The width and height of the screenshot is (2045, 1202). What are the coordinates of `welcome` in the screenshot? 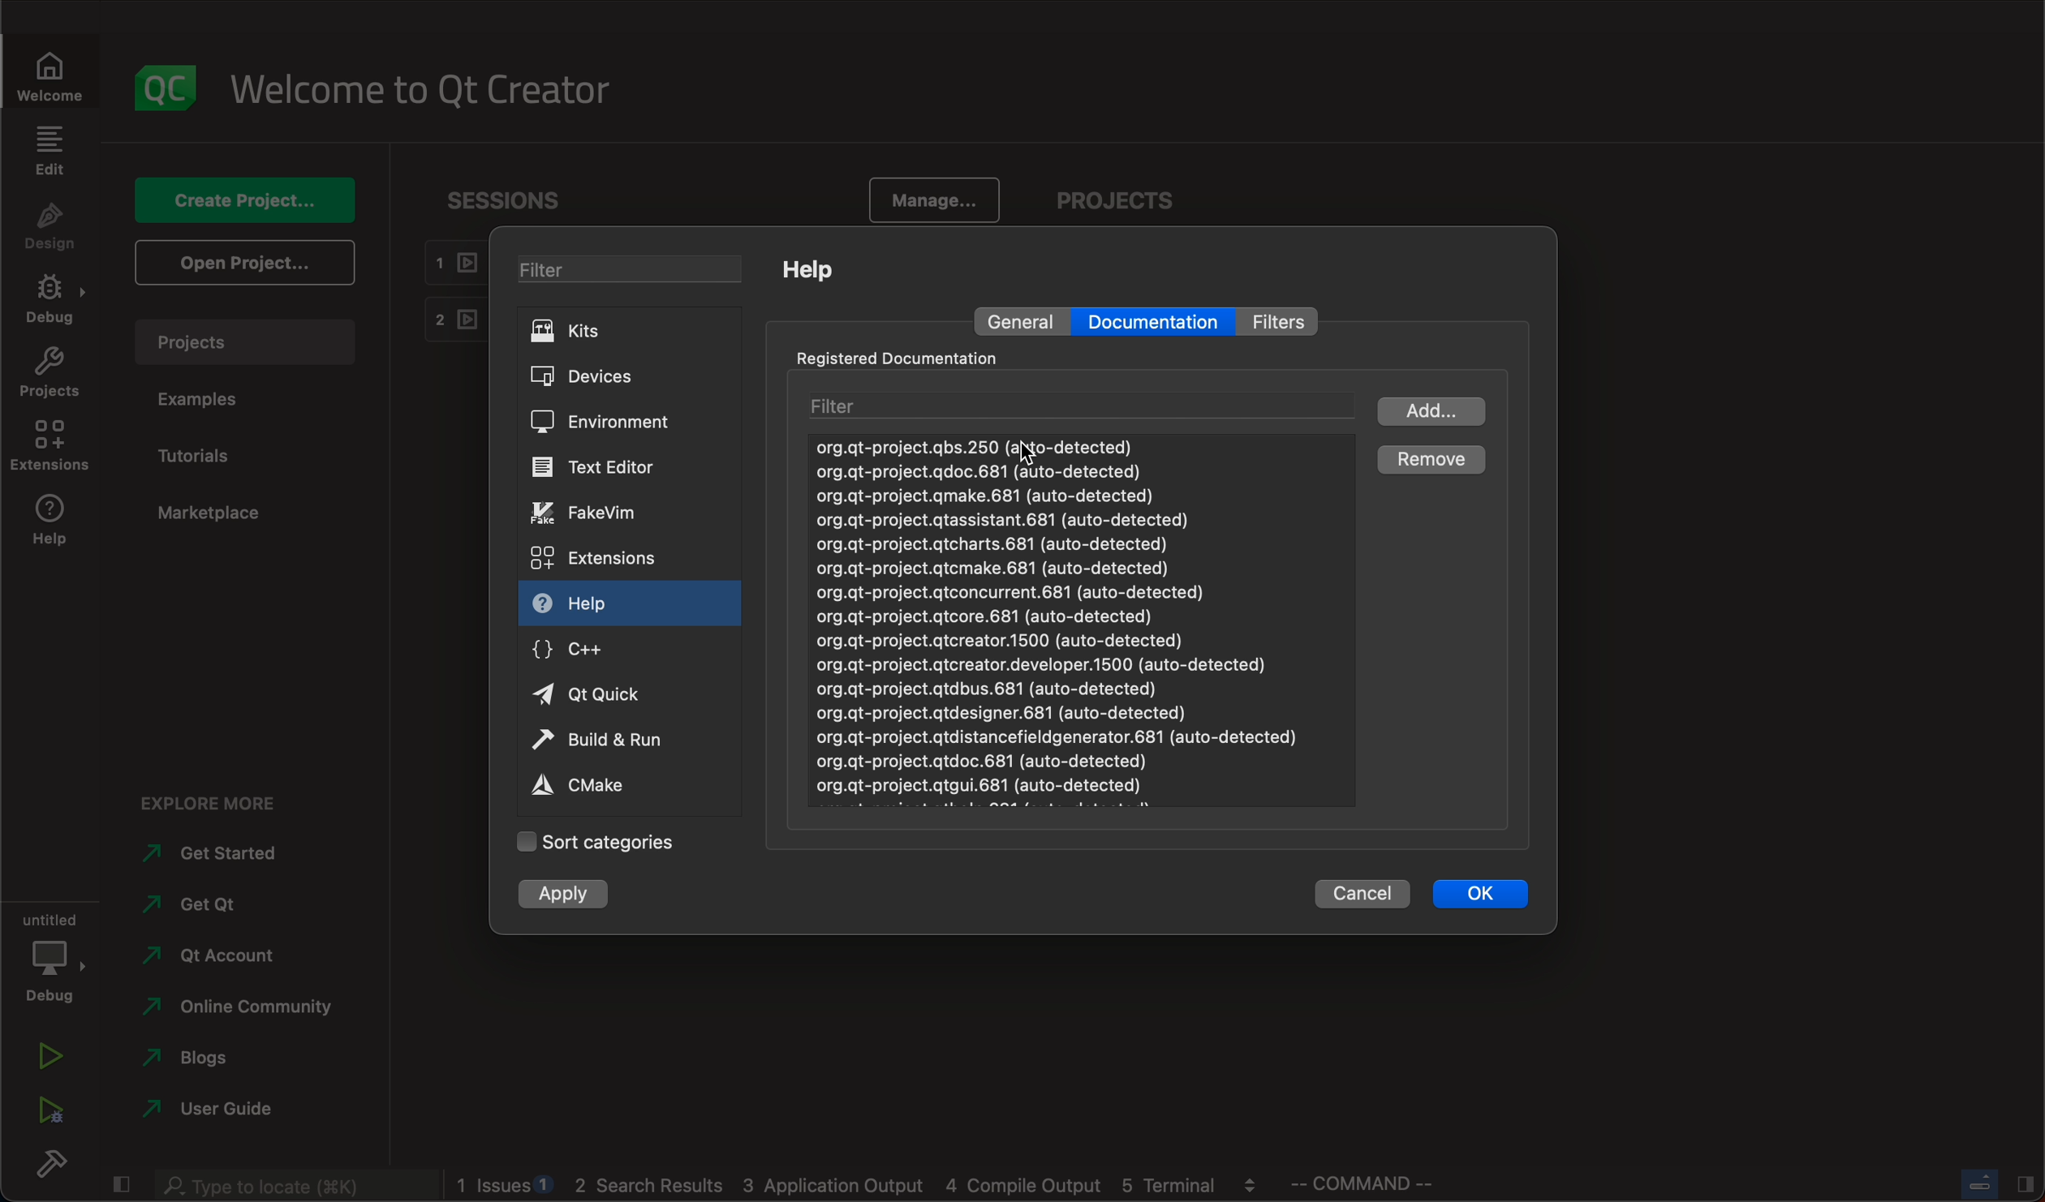 It's located at (421, 90).